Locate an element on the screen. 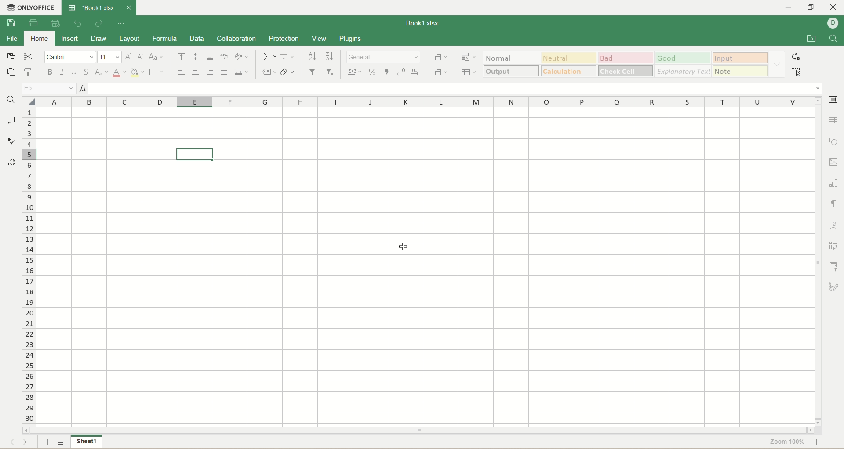 The width and height of the screenshot is (844, 449). merge and center is located at coordinates (242, 72).